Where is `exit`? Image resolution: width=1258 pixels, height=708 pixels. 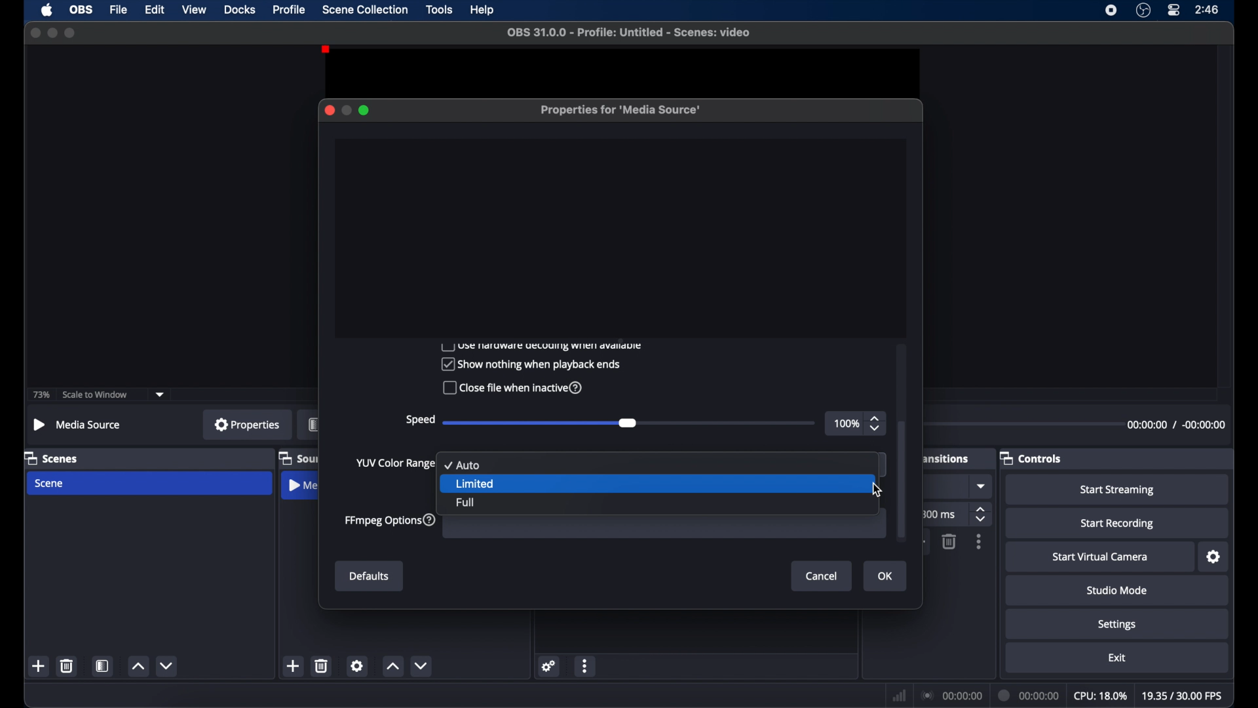 exit is located at coordinates (1117, 658).